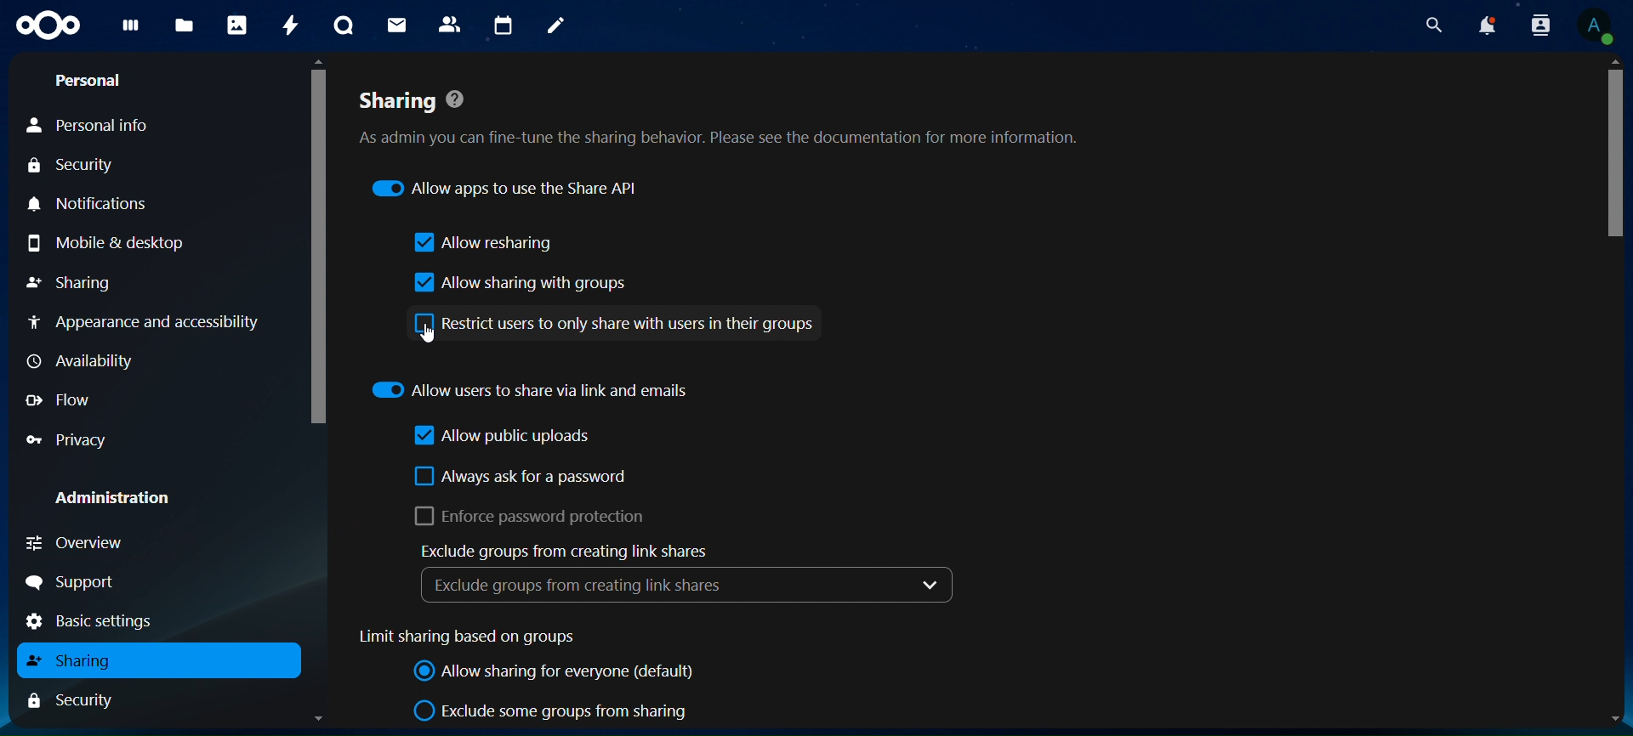  What do you see at coordinates (466, 636) in the screenshot?
I see `text` at bounding box center [466, 636].